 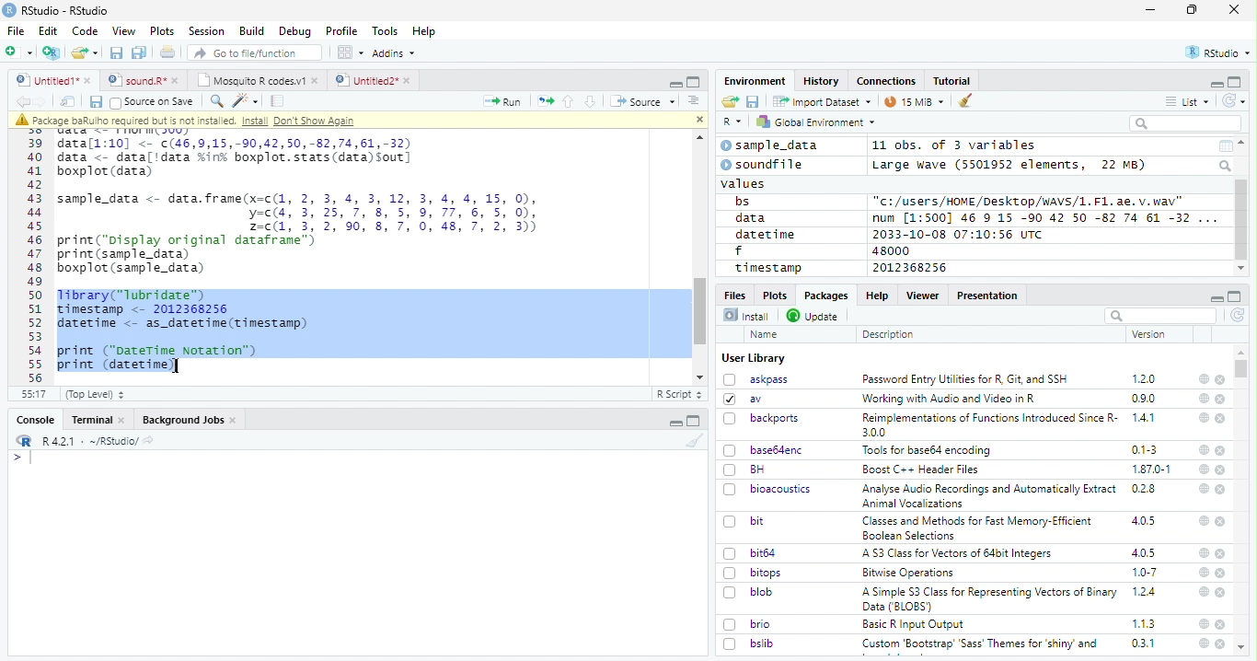 I want to click on A Simple S3 Class for Representing Vectors of Binary
Data (BLOBS), so click(x=991, y=598).